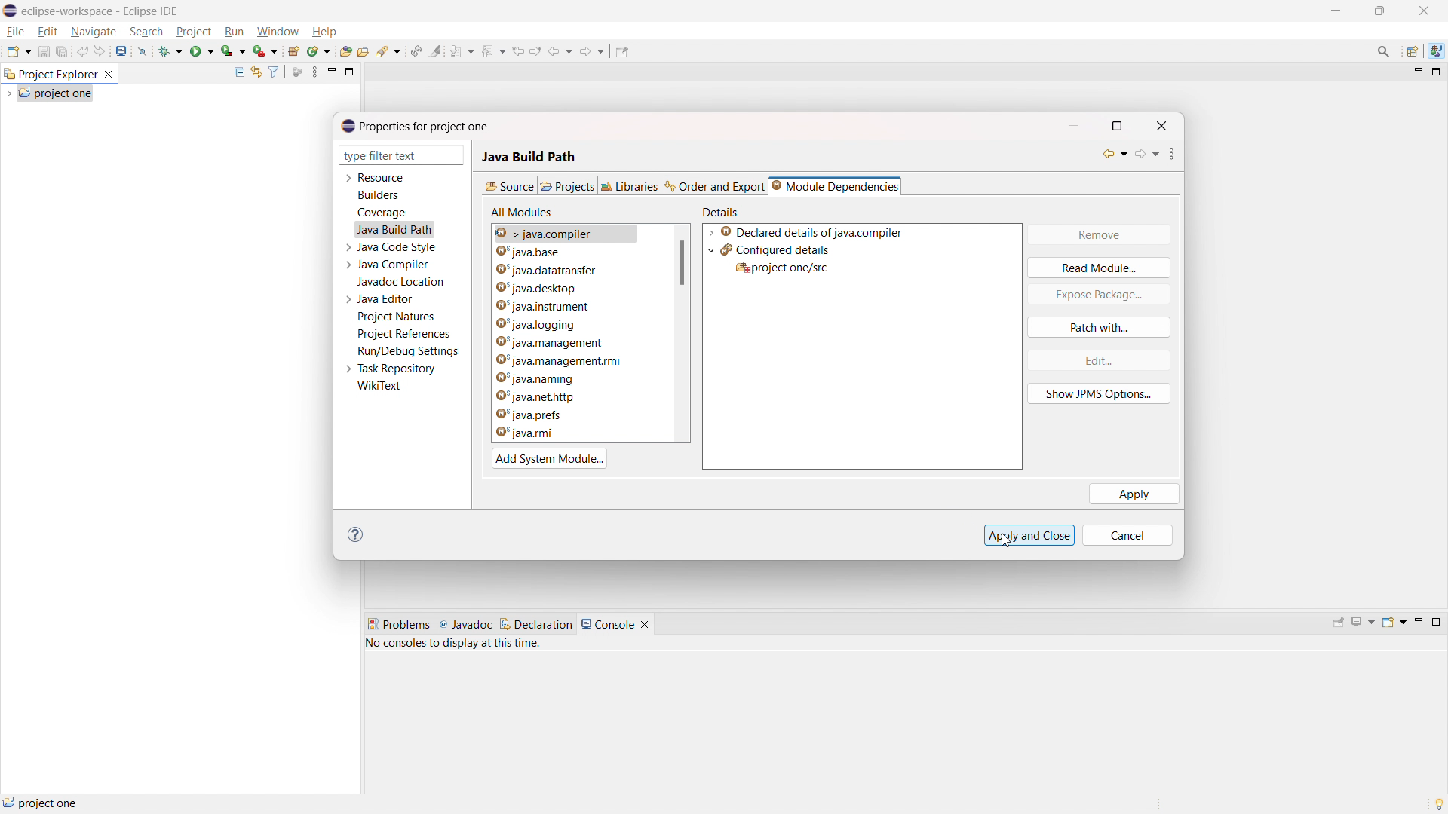 The height and width of the screenshot is (814, 1448). Describe the element at coordinates (395, 265) in the screenshot. I see `java compiler` at that location.